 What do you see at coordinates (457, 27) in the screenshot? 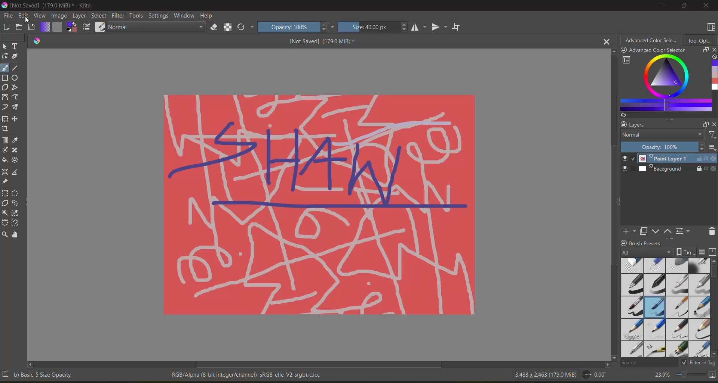
I see `wrap around mode` at bounding box center [457, 27].